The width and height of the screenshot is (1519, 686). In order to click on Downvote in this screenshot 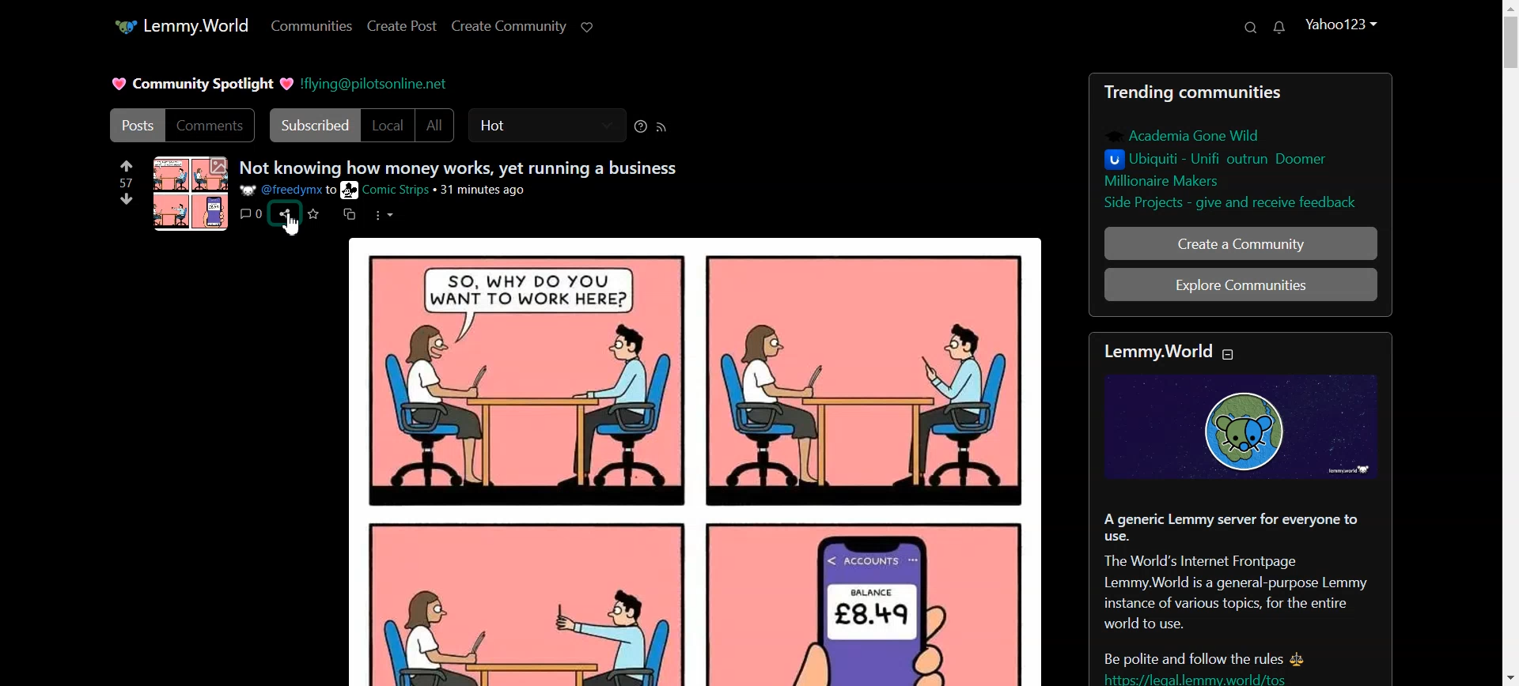, I will do `click(127, 198)`.